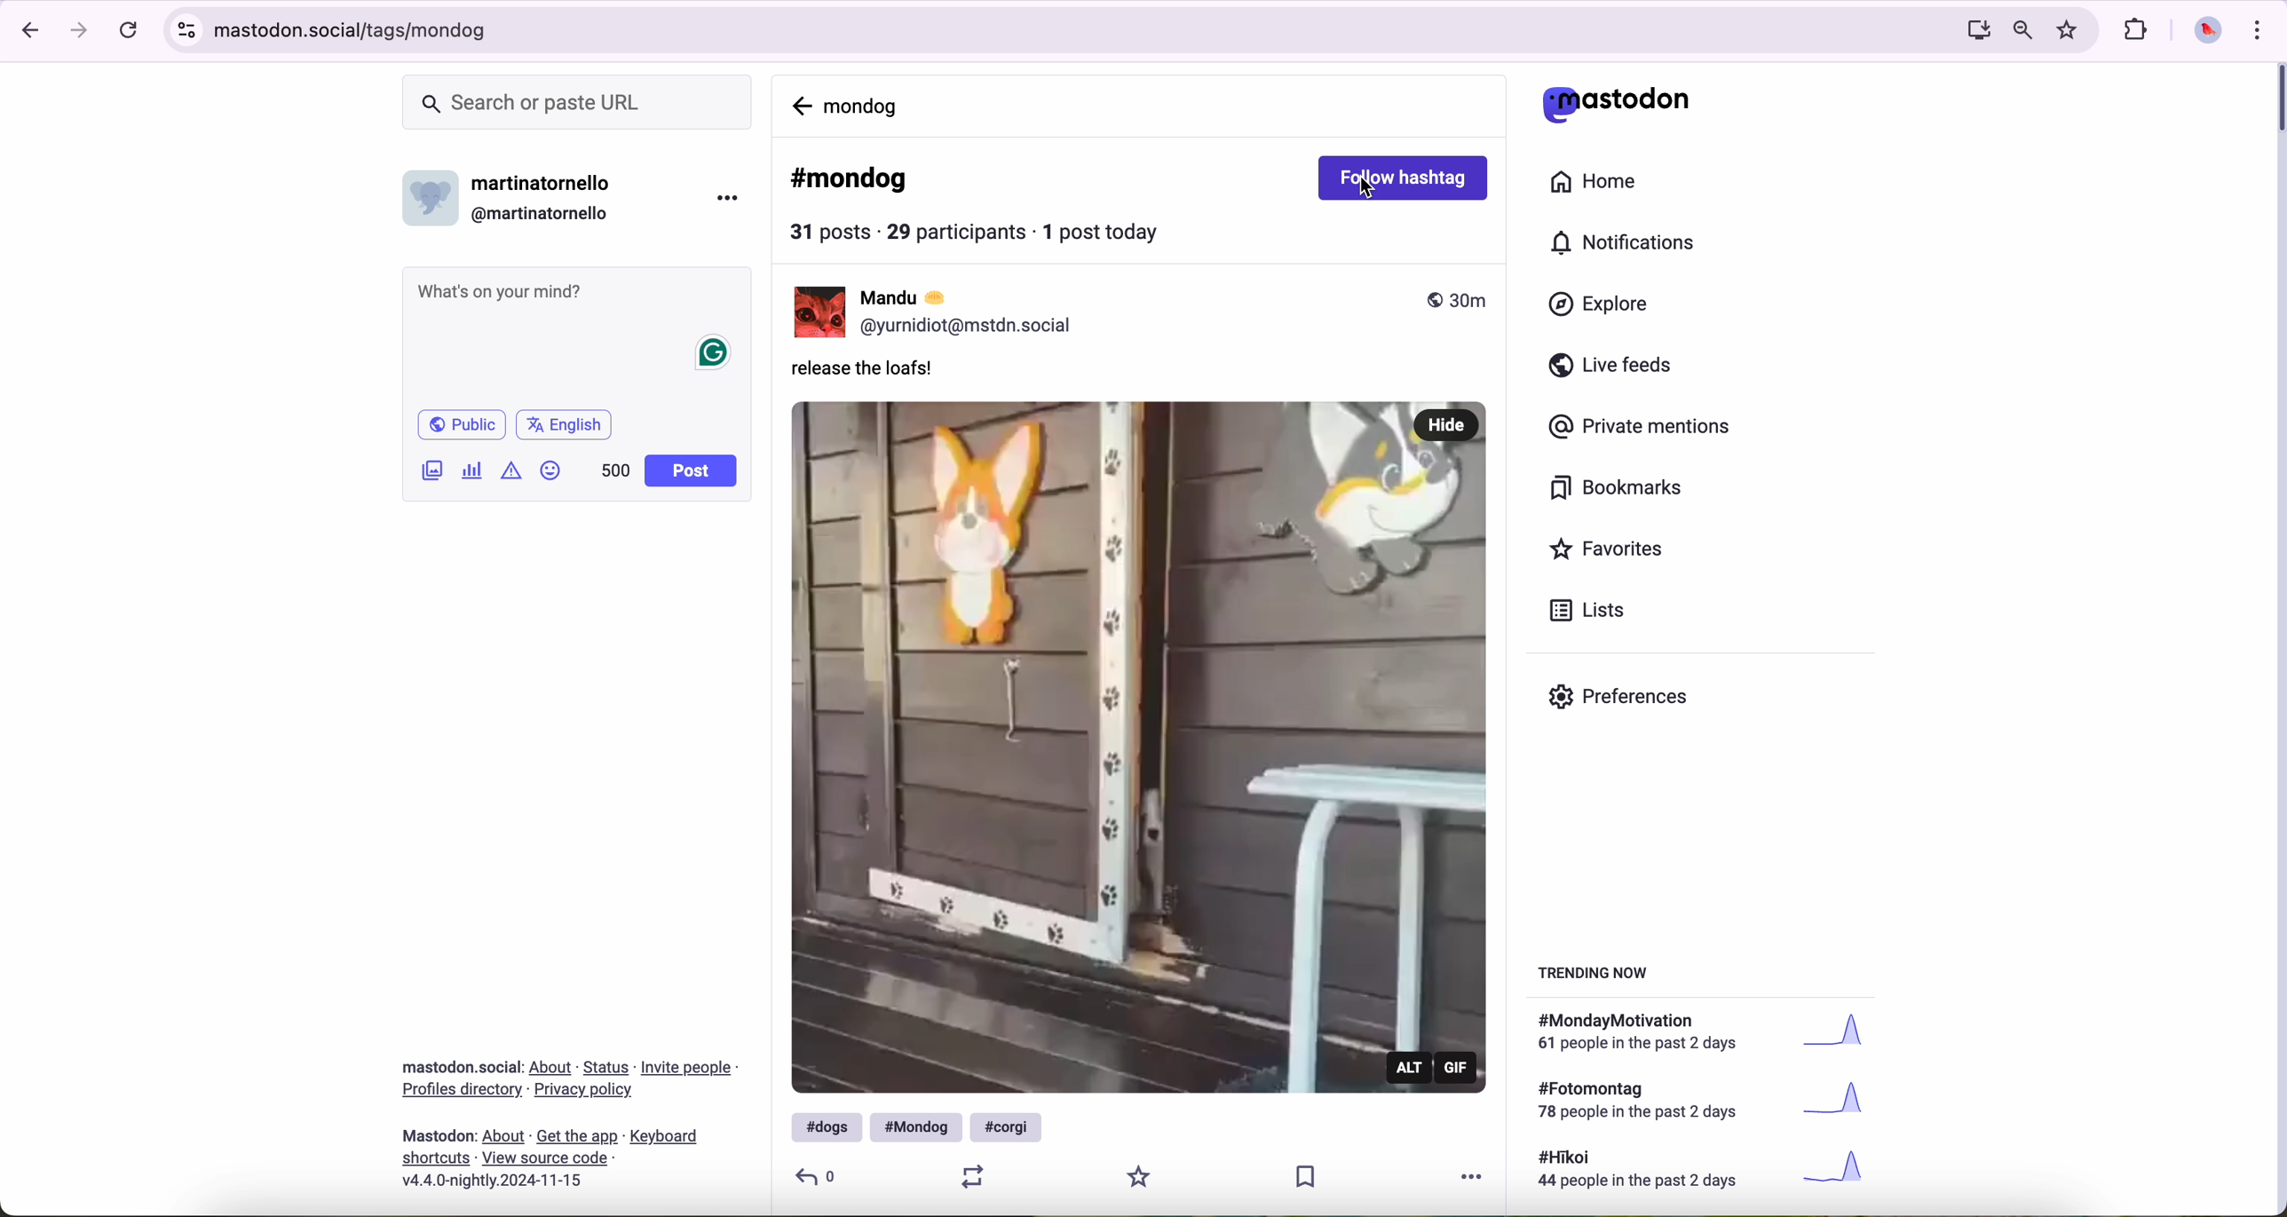  I want to click on mastodon, so click(440, 1135).